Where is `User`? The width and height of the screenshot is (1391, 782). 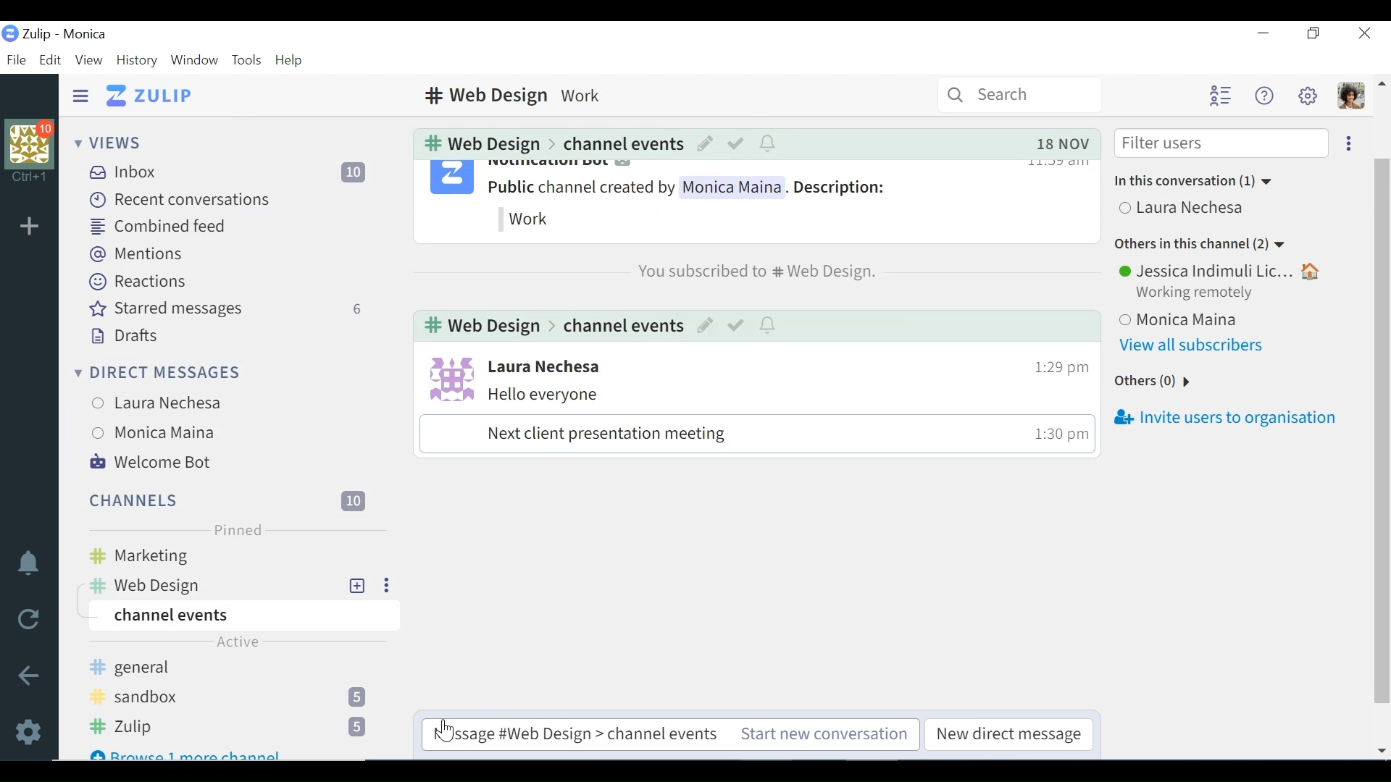
User is located at coordinates (1185, 209).